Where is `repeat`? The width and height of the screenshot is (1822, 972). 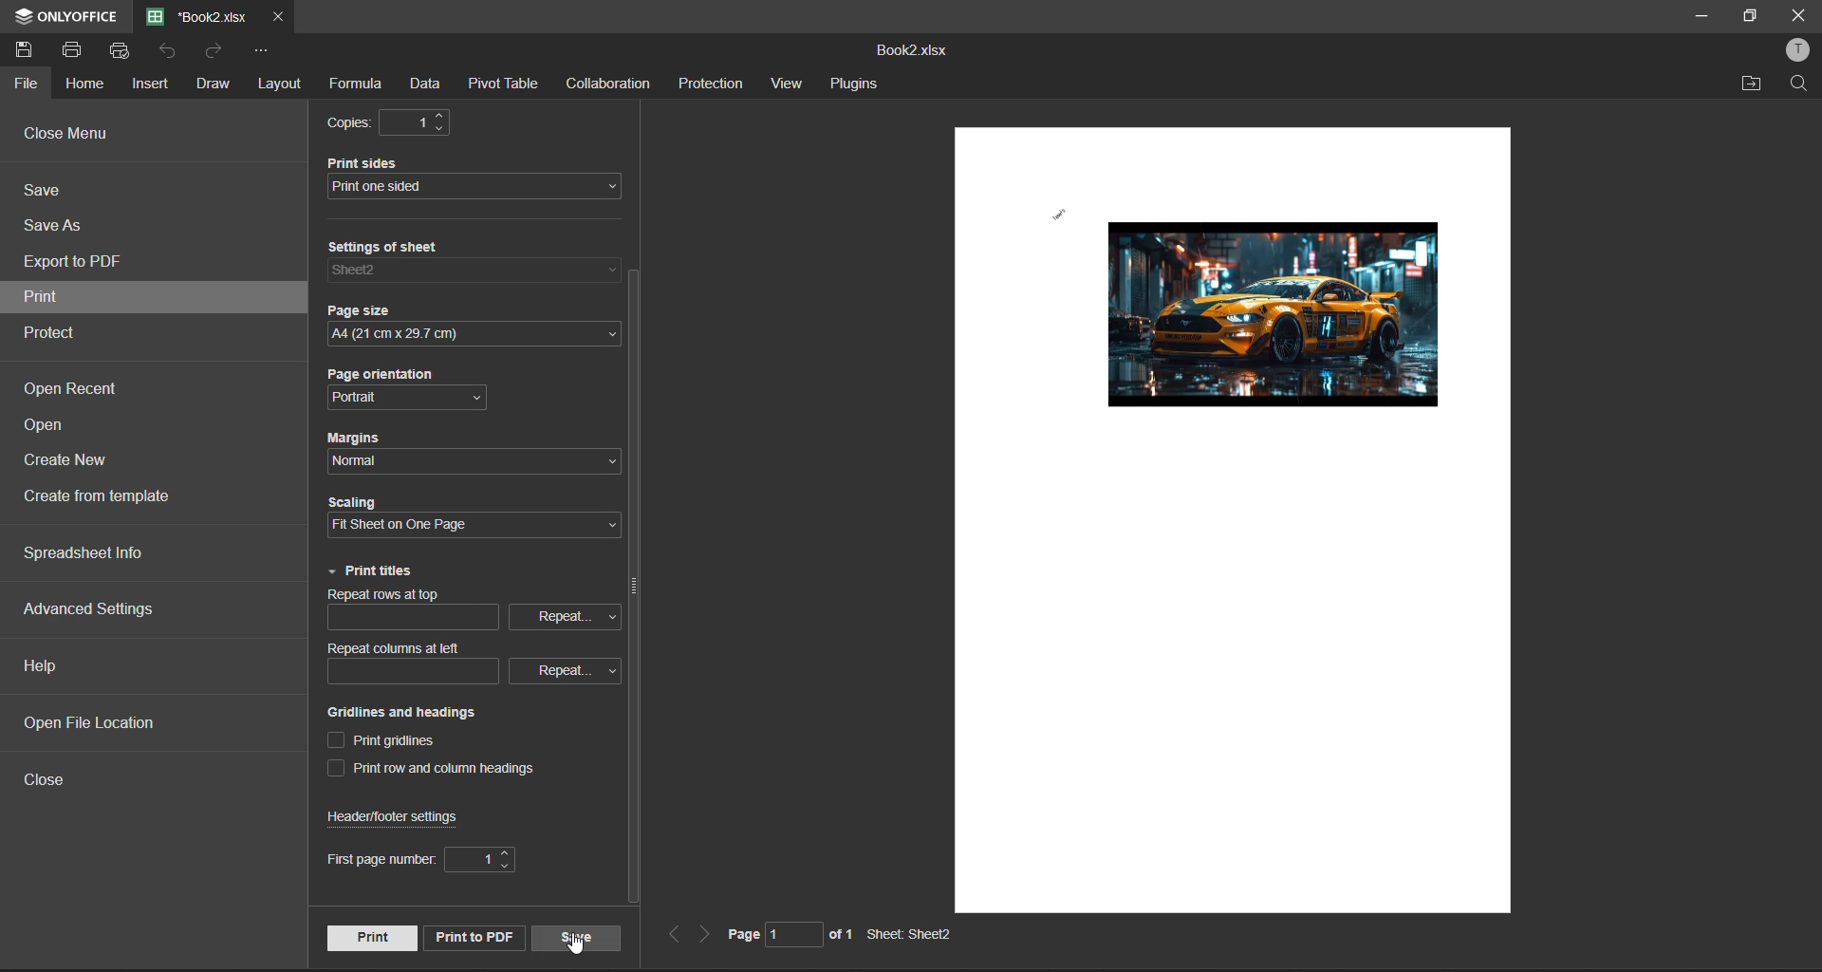 repeat is located at coordinates (558, 669).